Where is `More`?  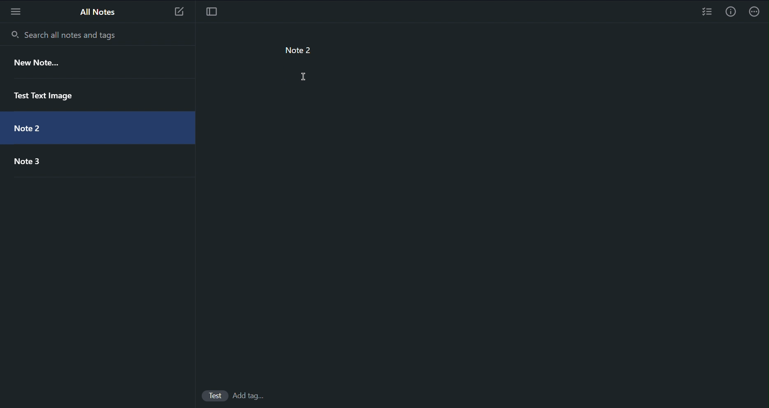 More is located at coordinates (15, 10).